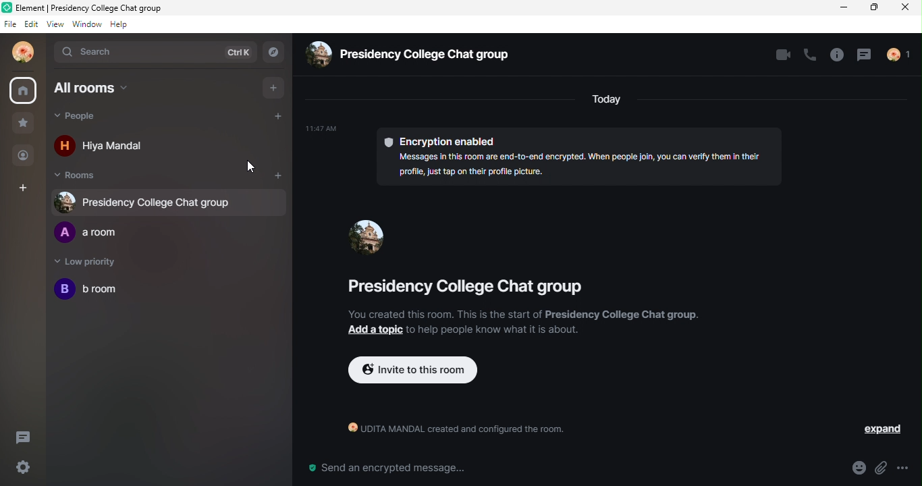 The width and height of the screenshot is (922, 486). What do you see at coordinates (24, 56) in the screenshot?
I see `udita mandal` at bounding box center [24, 56].